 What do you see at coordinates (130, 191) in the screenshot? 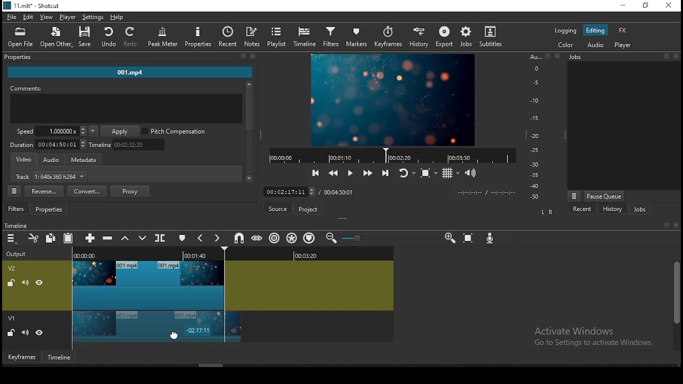
I see `proxy` at bounding box center [130, 191].